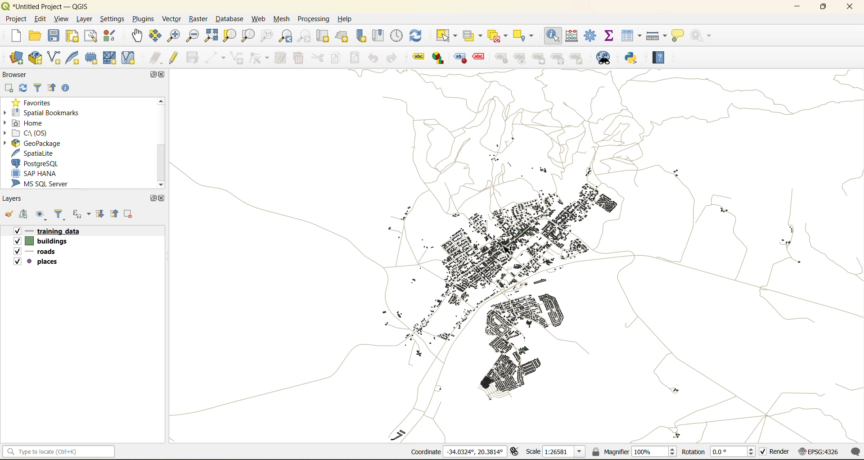 The image size is (864, 460). Describe the element at coordinates (678, 36) in the screenshot. I see `show tips` at that location.